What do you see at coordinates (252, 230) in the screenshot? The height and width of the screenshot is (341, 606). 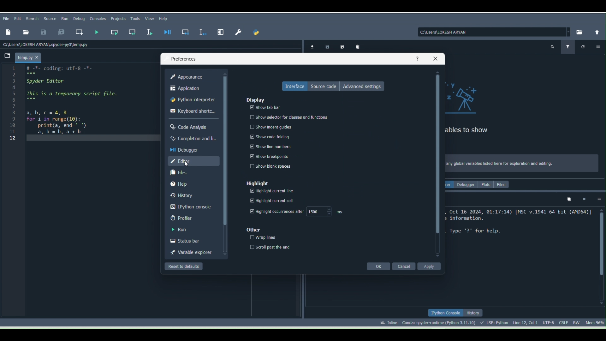 I see `Other` at bounding box center [252, 230].